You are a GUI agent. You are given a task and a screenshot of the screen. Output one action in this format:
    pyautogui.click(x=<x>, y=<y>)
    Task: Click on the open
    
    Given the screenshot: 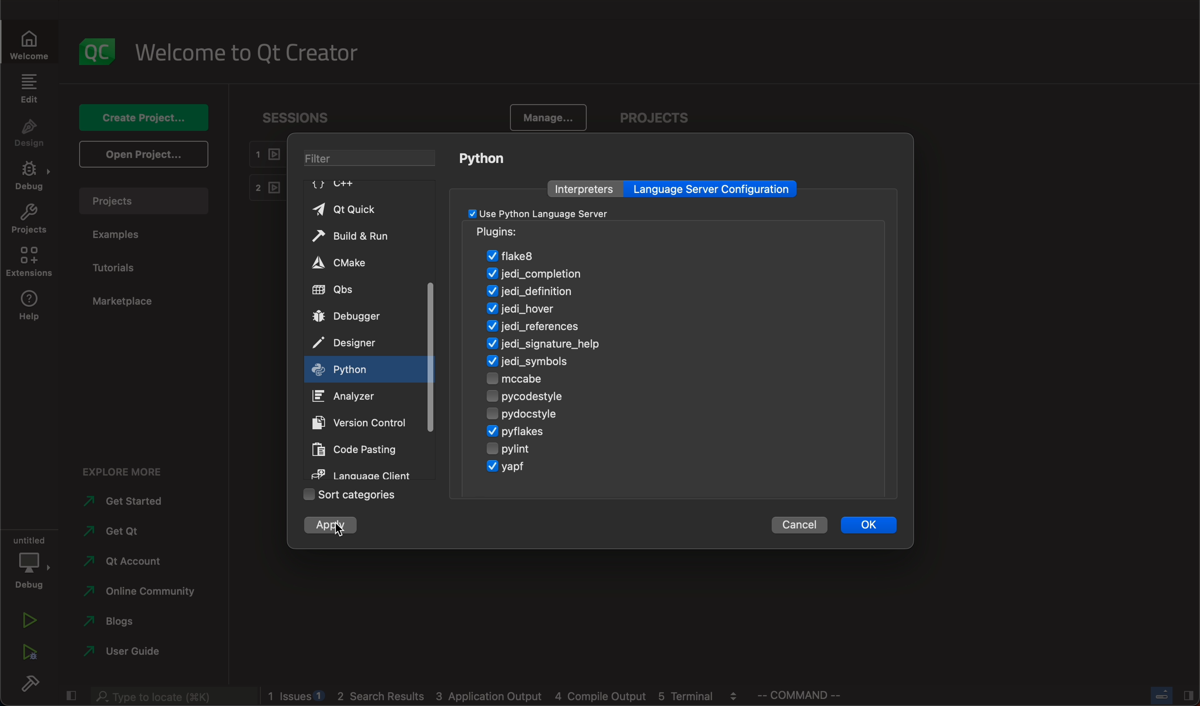 What is the action you would take?
    pyautogui.click(x=146, y=154)
    